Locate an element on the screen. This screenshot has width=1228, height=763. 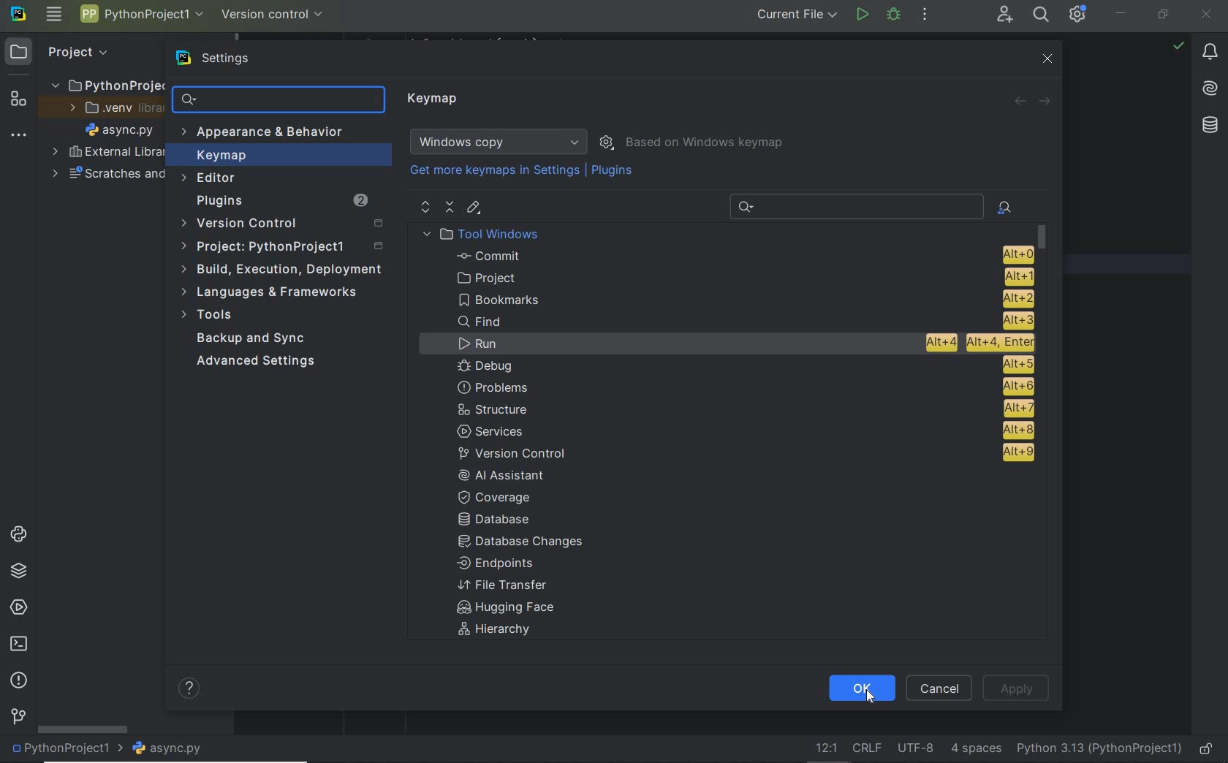
Code With Me is located at coordinates (1004, 15).